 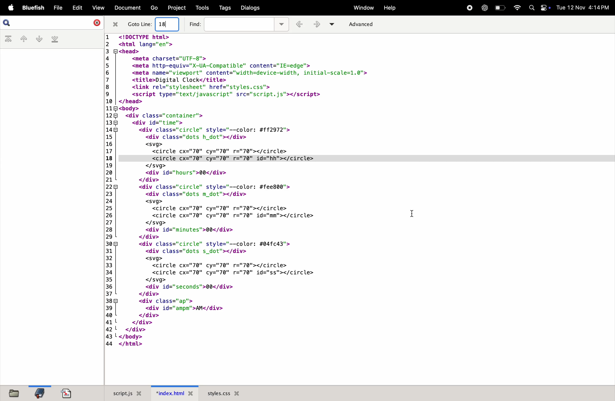 What do you see at coordinates (546, 9) in the screenshot?
I see `Control center` at bounding box center [546, 9].